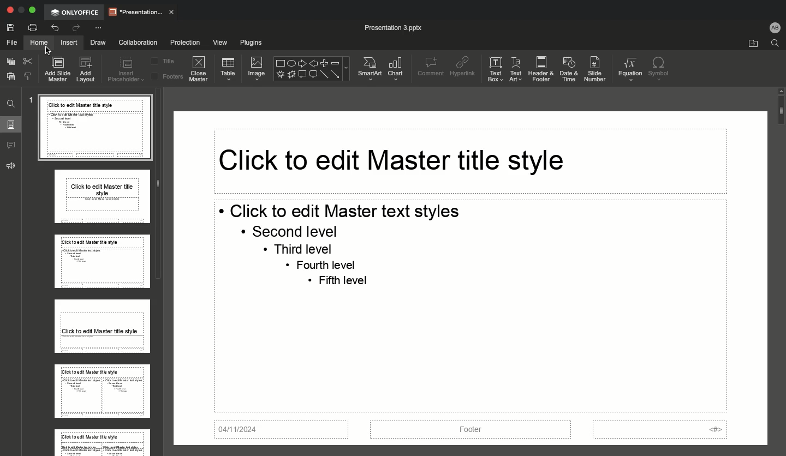 The image size is (786, 456). I want to click on Click to edit Master title style, so click(390, 160).